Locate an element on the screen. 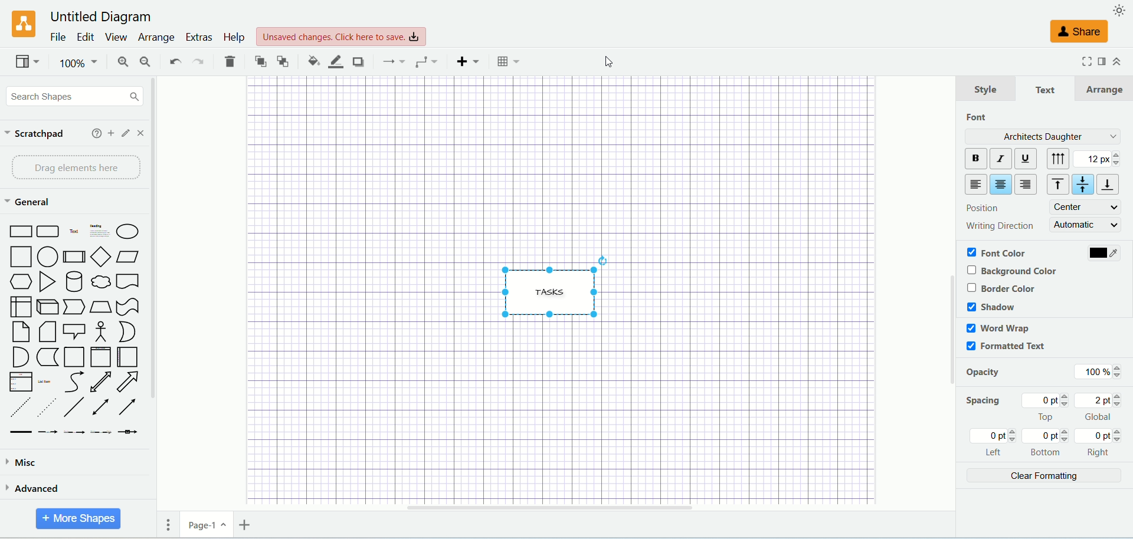  Connector with symbol is located at coordinates (127, 430).